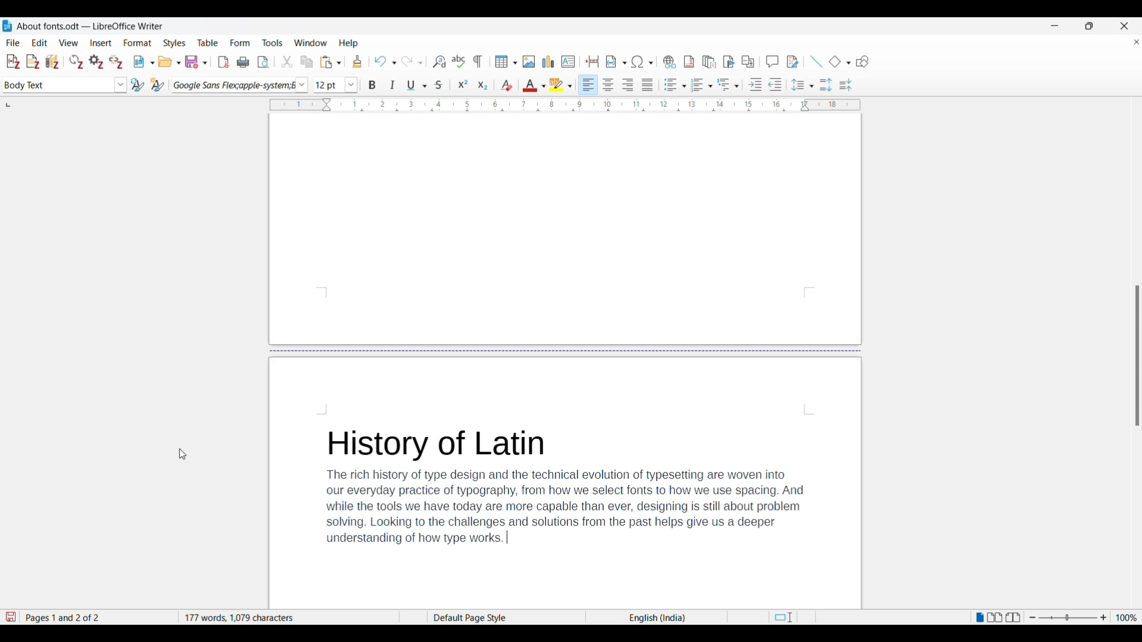  I want to click on Edit menu, so click(39, 42).